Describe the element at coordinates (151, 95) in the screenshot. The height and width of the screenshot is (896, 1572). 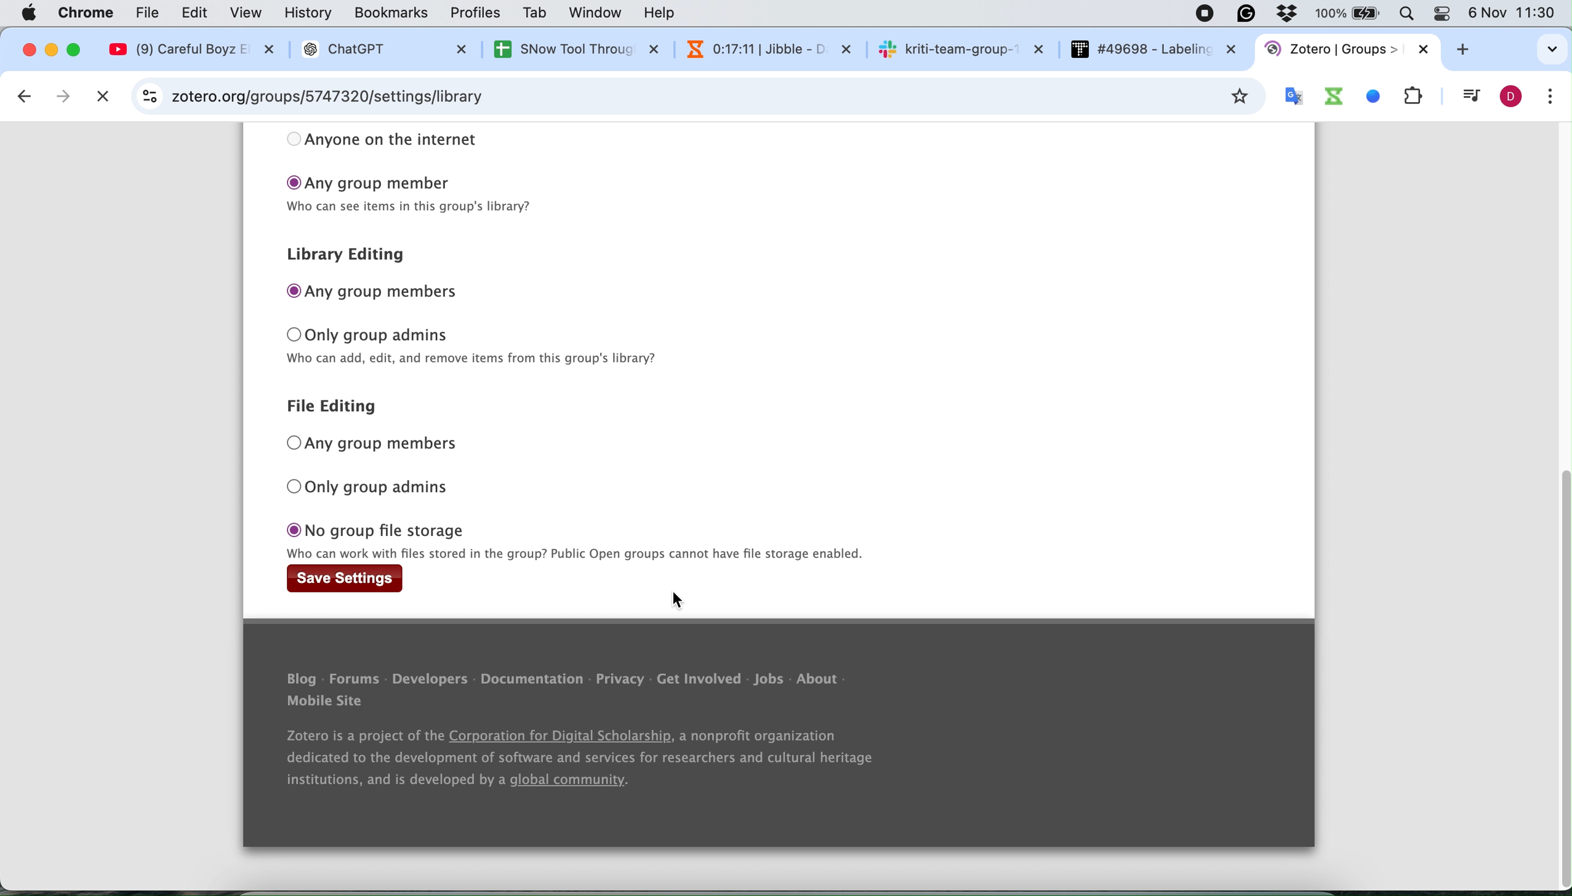
I see `site information` at that location.